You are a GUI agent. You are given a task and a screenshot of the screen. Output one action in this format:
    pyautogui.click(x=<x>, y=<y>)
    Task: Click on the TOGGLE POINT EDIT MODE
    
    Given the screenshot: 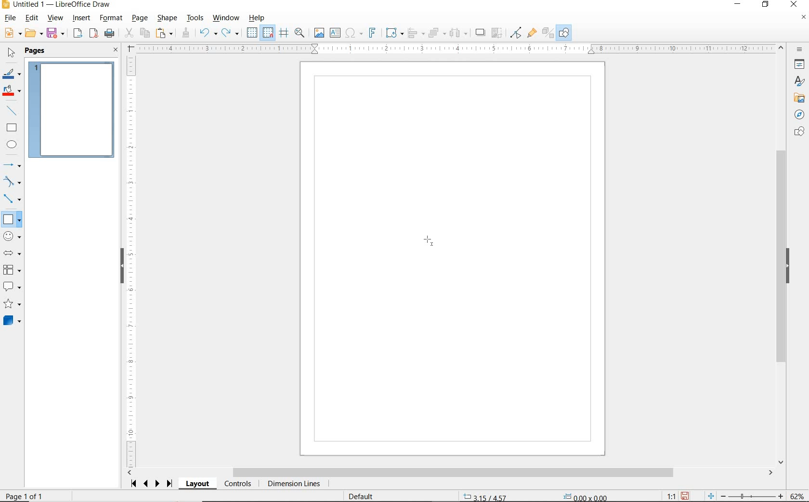 What is the action you would take?
    pyautogui.click(x=517, y=34)
    